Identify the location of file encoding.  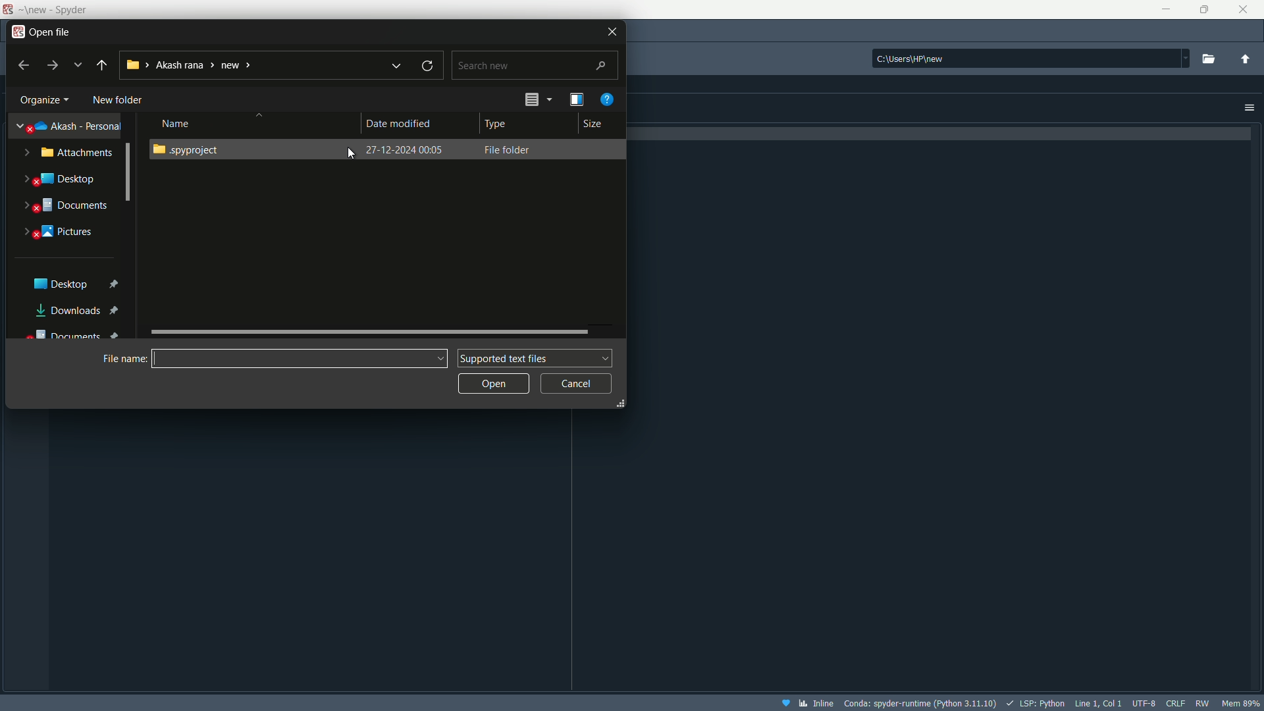
(1145, 703).